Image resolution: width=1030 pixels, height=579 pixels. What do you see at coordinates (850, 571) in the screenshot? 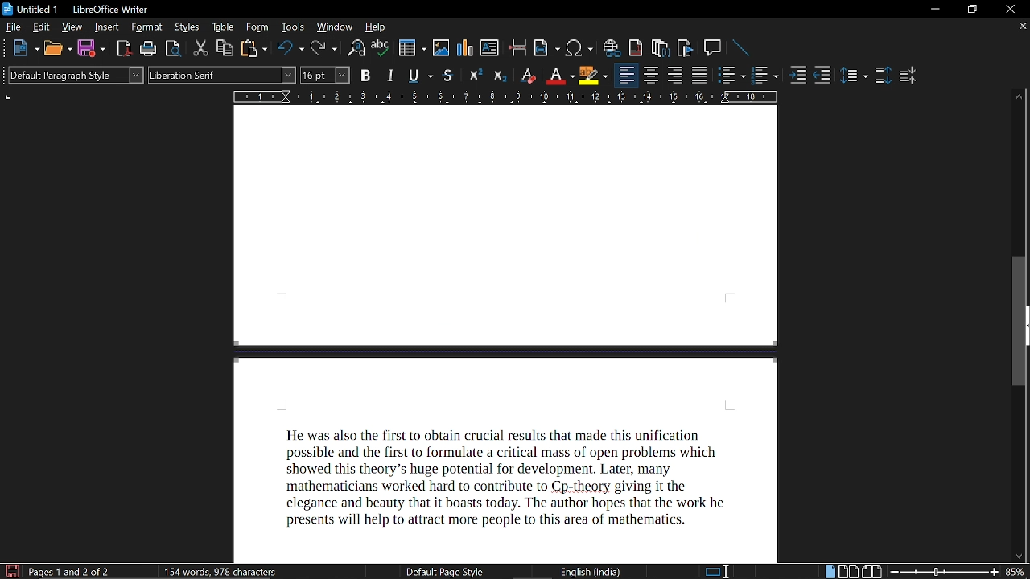
I see `Double page view` at bounding box center [850, 571].